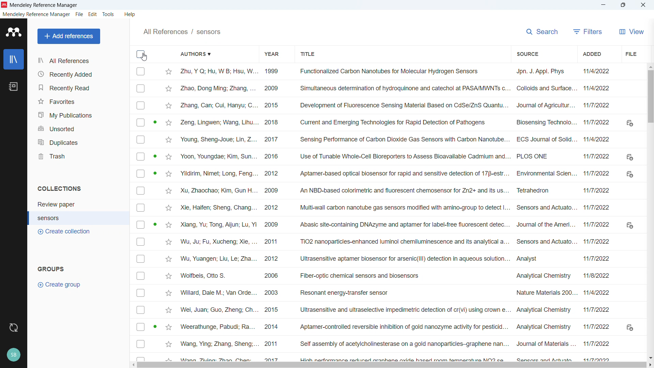 The image size is (654, 368). Describe the element at coordinates (219, 214) in the screenshot. I see `Authors of individual entries ` at that location.